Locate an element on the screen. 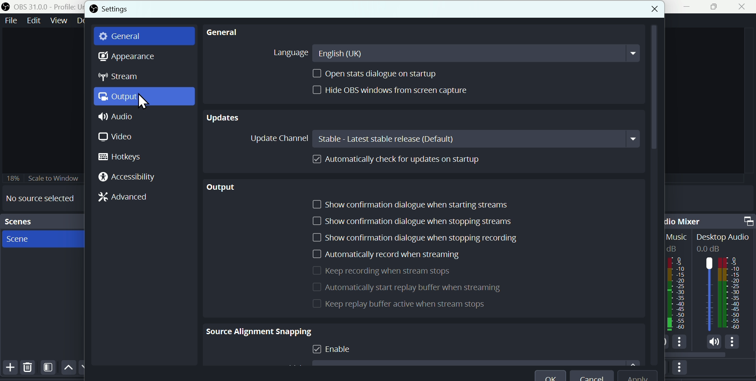  Update channel is located at coordinates (447, 138).